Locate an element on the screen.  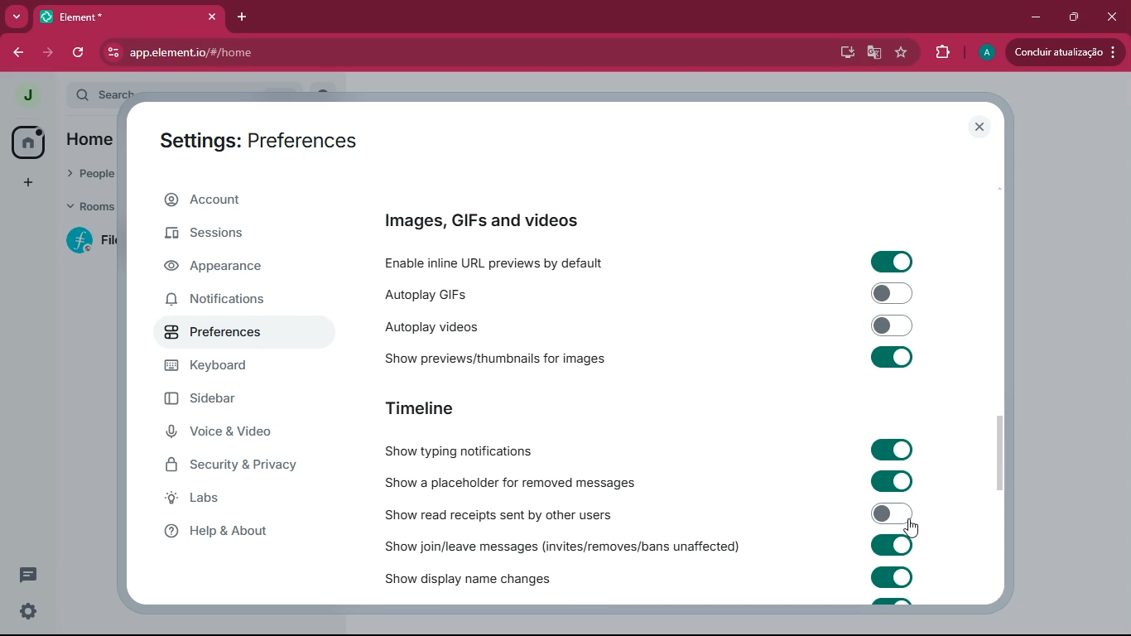
more is located at coordinates (17, 18).